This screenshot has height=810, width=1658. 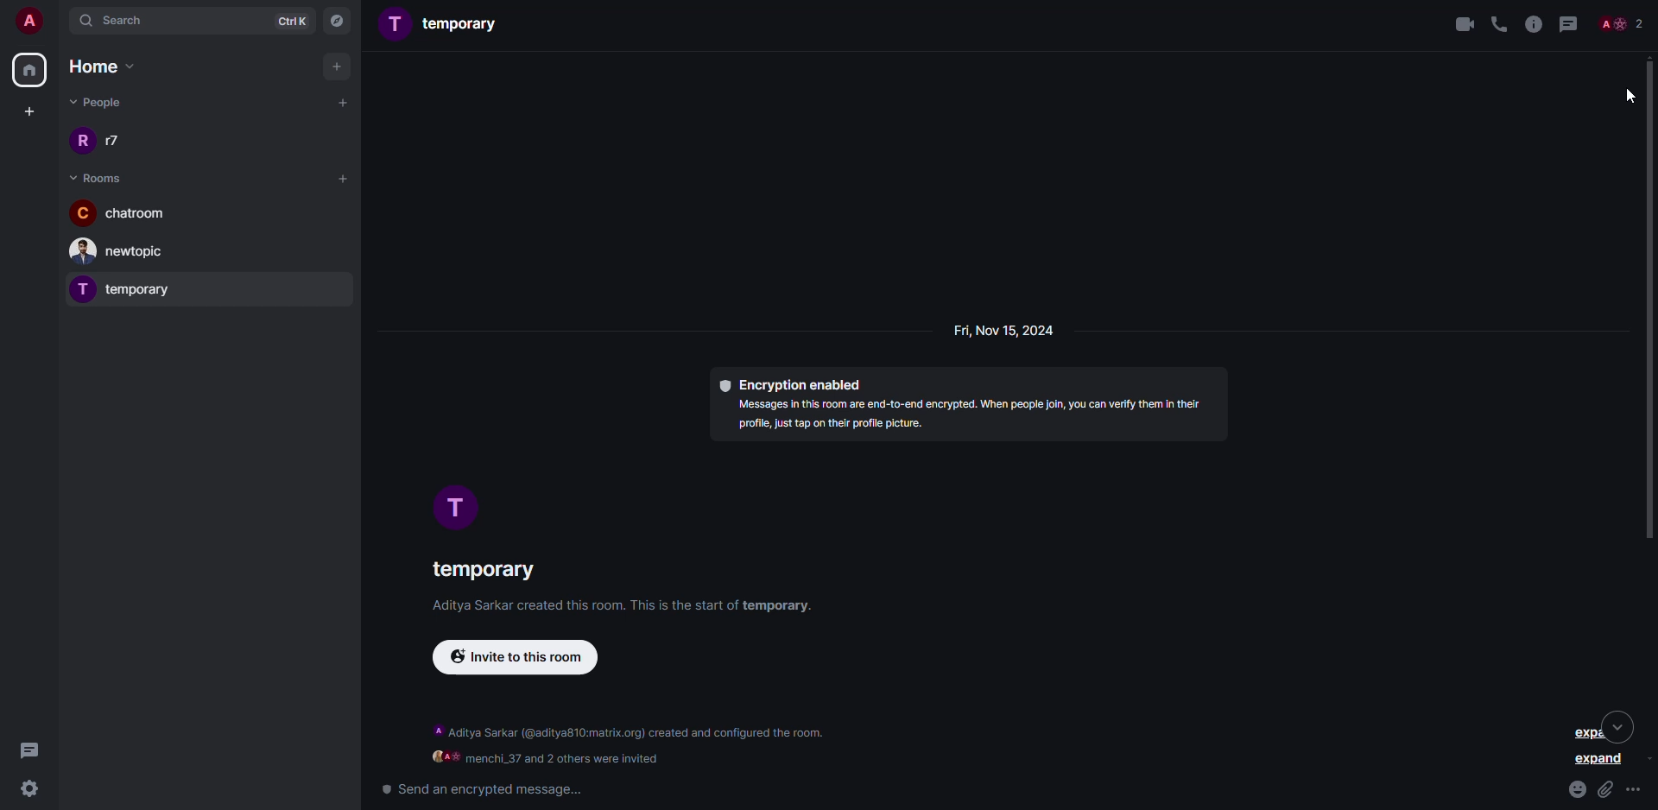 I want to click on ctrlK, so click(x=291, y=20).